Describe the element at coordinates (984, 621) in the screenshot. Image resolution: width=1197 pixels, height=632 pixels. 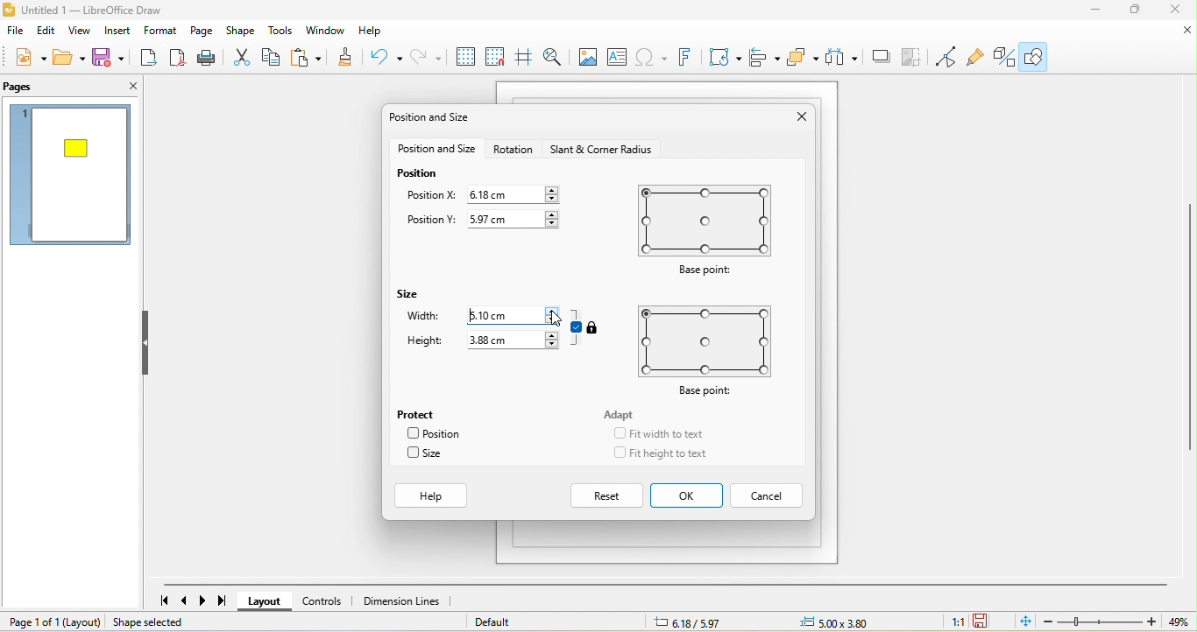
I see `since the last save` at that location.